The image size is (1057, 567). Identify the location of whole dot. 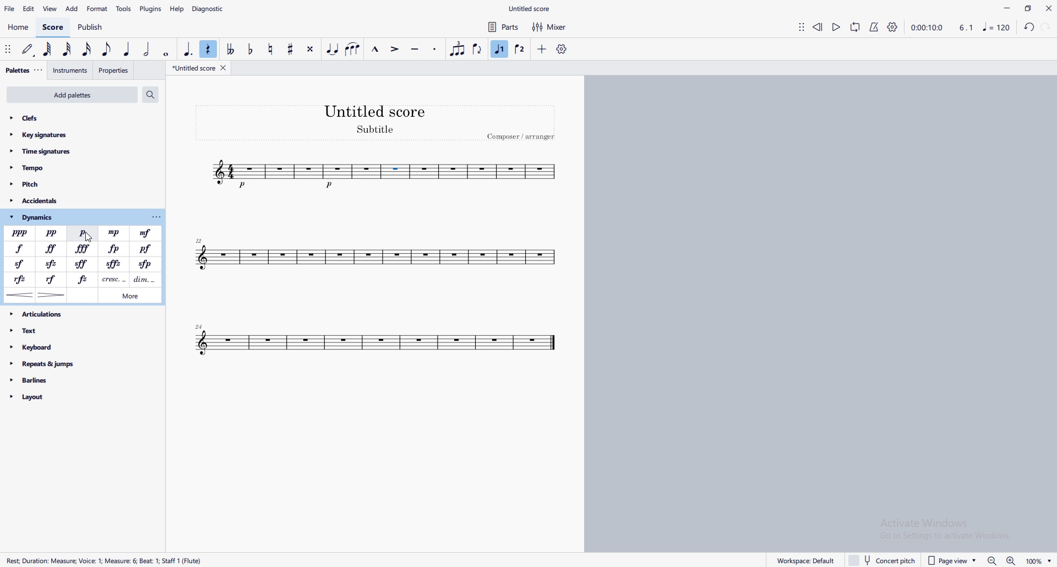
(166, 51).